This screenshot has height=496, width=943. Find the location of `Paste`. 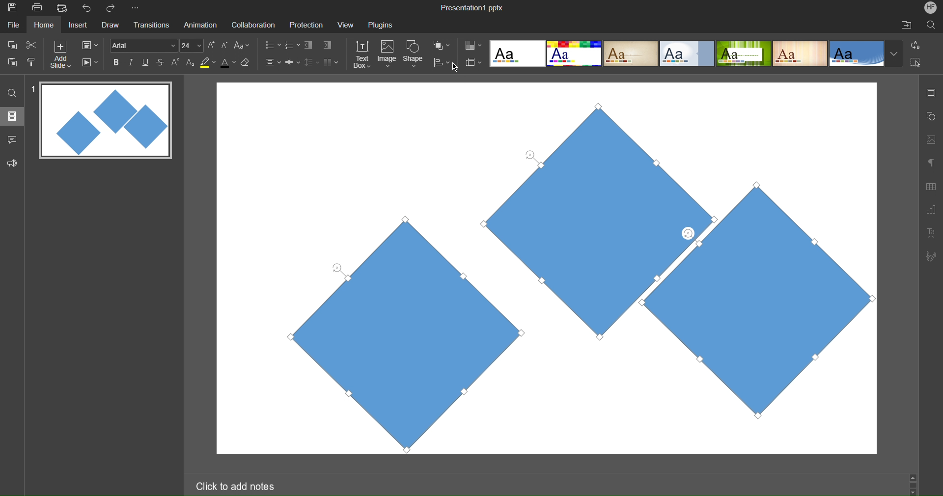

Paste is located at coordinates (13, 61).